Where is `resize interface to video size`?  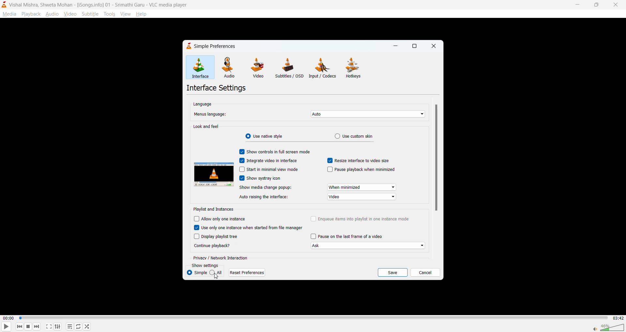
resize interface to video size is located at coordinates (360, 161).